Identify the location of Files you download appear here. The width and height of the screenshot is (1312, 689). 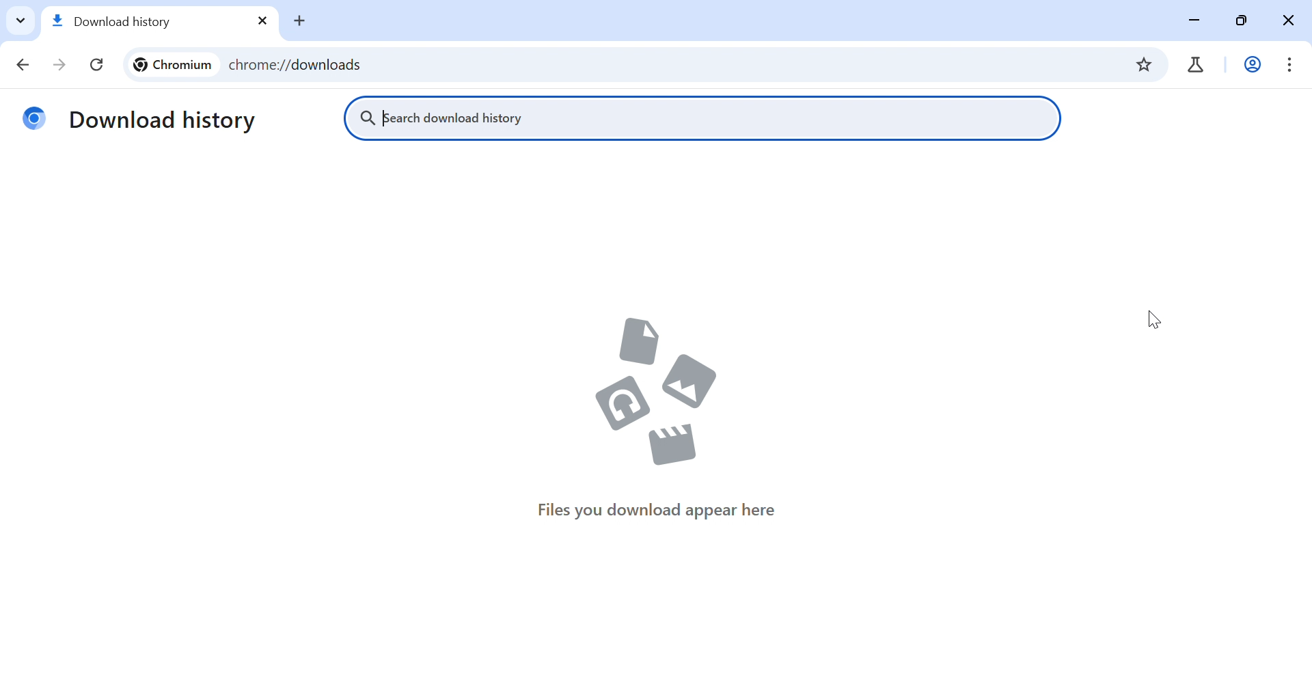
(659, 512).